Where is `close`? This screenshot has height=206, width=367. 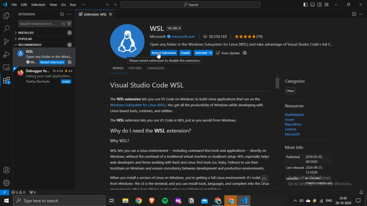
close is located at coordinates (361, 5).